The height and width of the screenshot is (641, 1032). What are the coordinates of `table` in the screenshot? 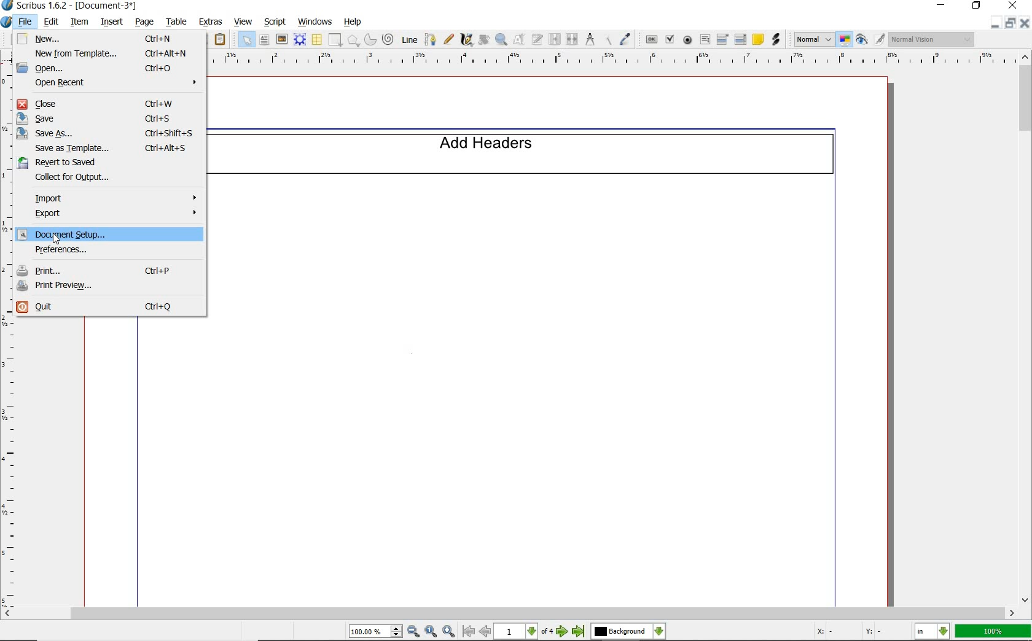 It's located at (317, 41).